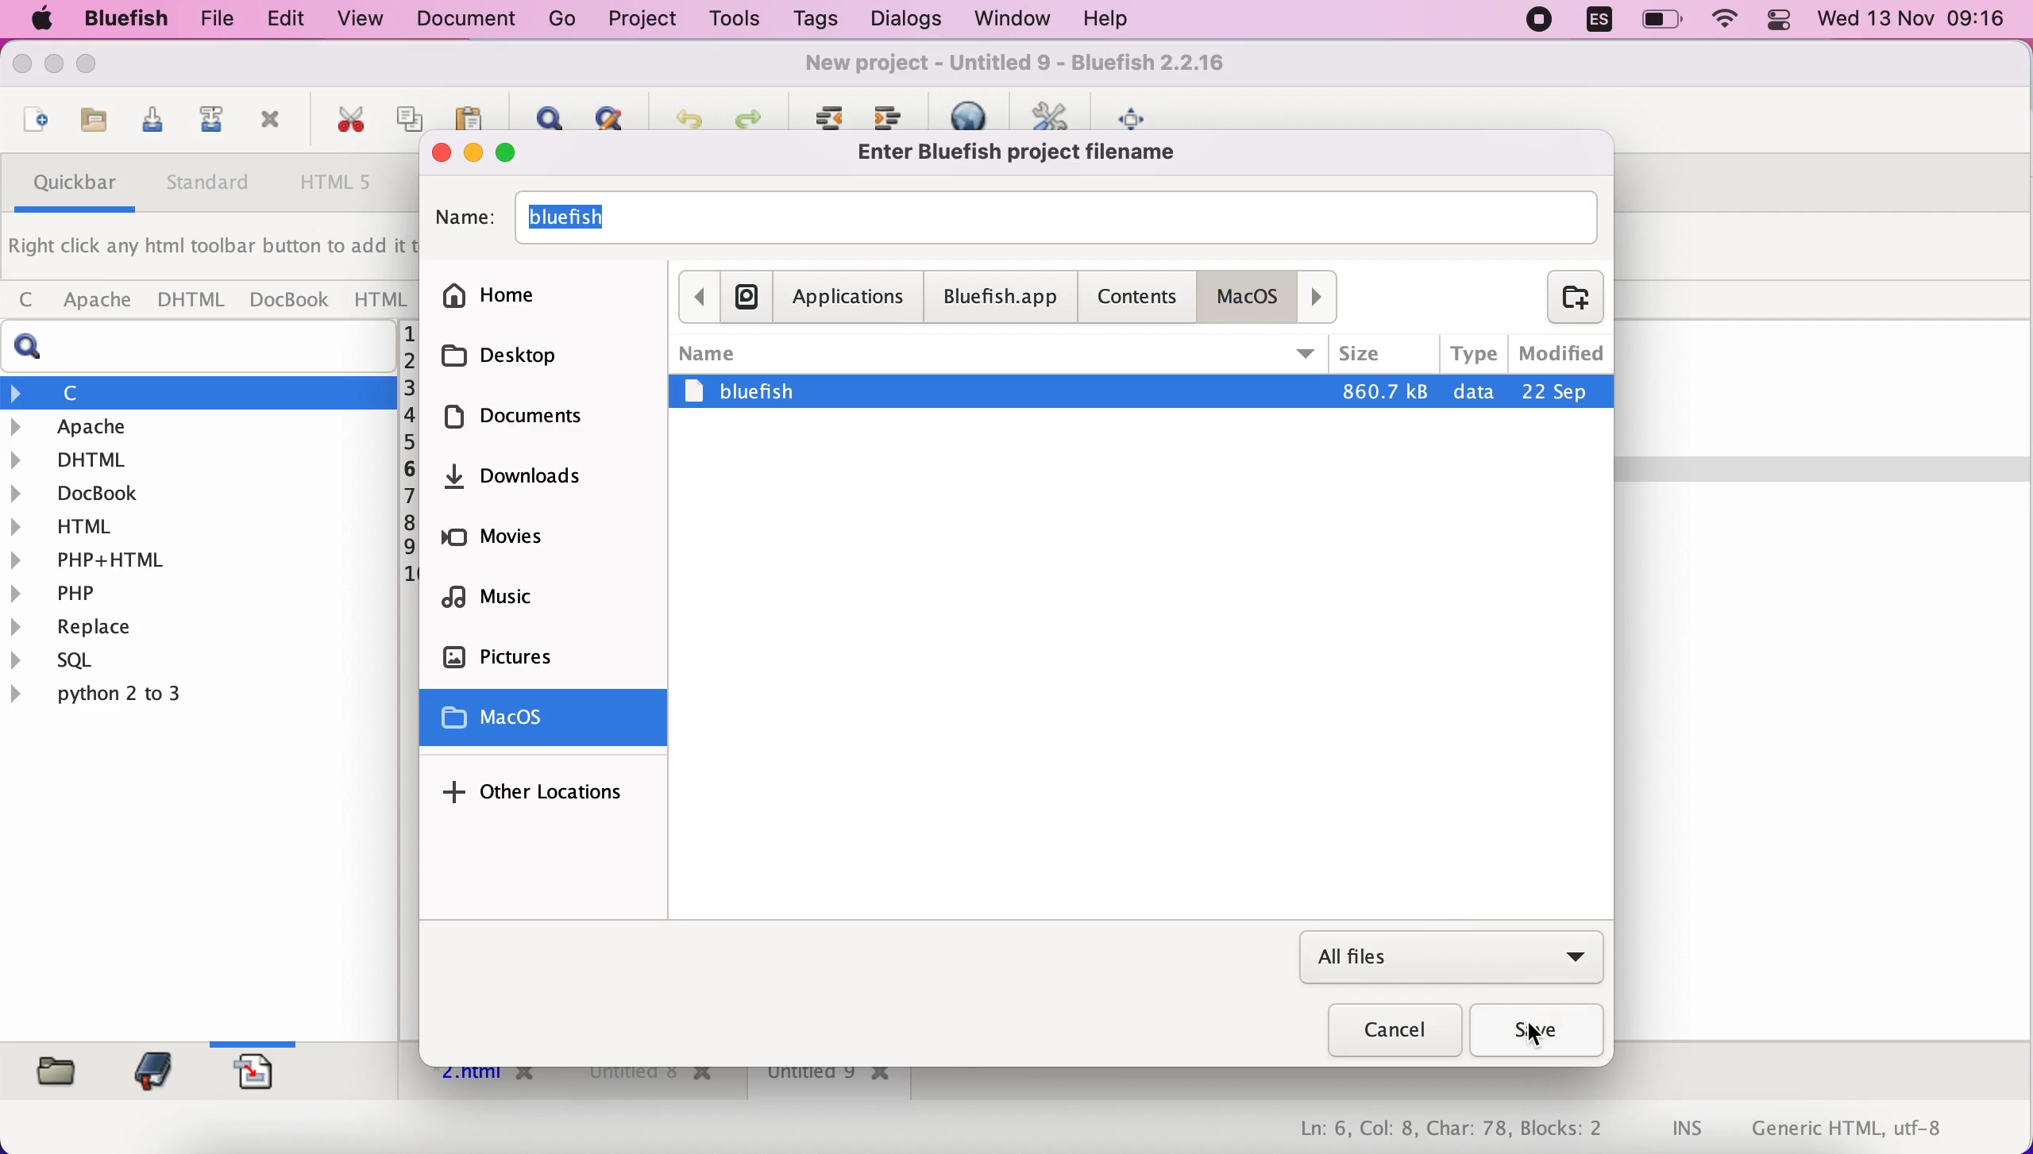  Describe the element at coordinates (199, 525) in the screenshot. I see `html` at that location.